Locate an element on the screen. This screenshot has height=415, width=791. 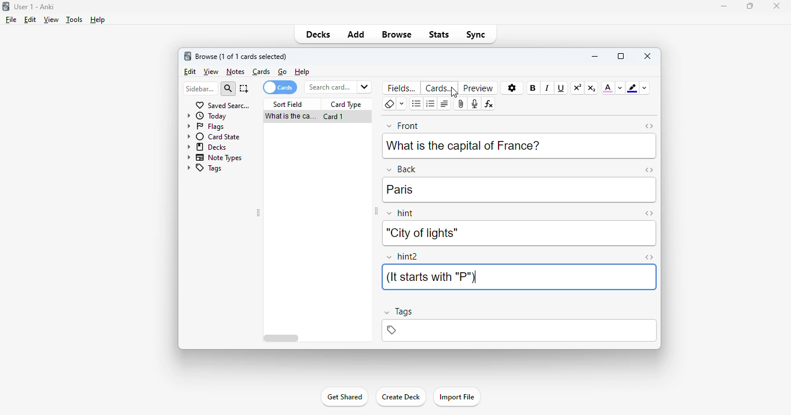
toggle sidebar is located at coordinates (259, 213).